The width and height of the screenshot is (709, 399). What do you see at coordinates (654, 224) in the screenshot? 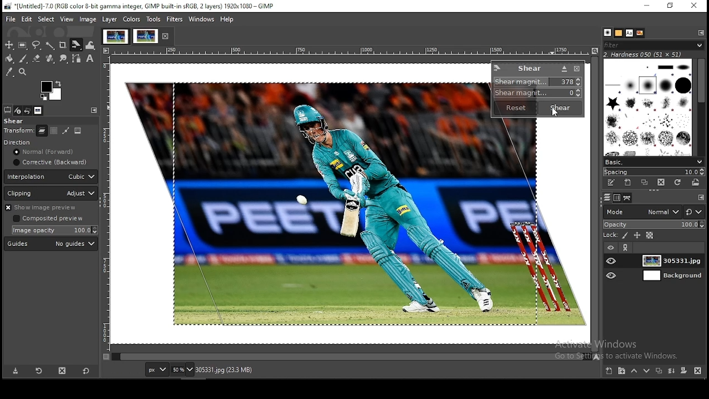
I see `opacity` at bounding box center [654, 224].